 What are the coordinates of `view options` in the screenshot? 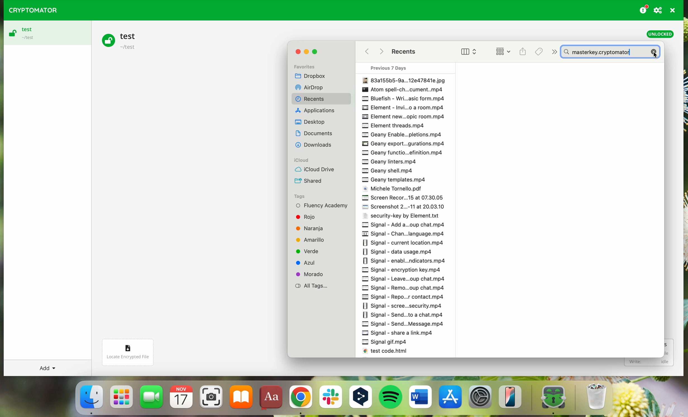 It's located at (465, 52).